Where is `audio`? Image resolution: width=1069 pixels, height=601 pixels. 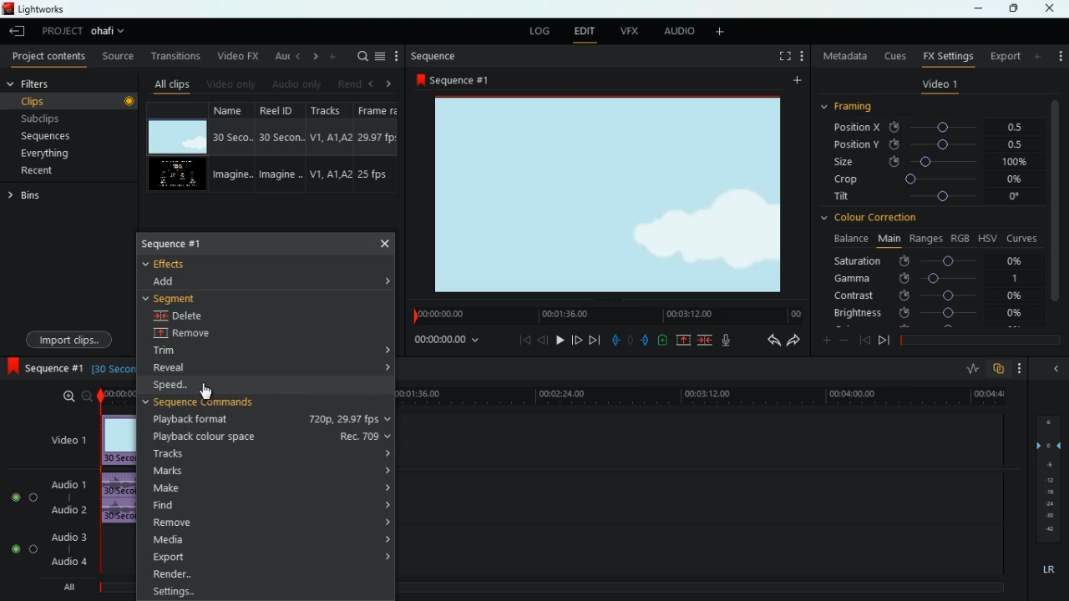 audio is located at coordinates (676, 32).